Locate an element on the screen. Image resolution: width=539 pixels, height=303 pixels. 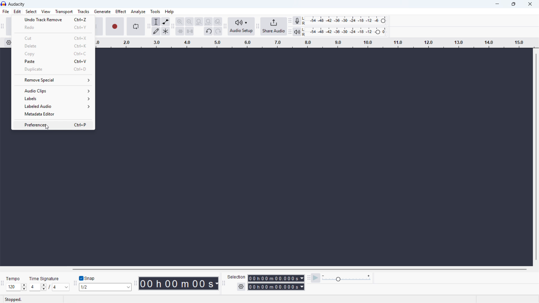
labeled audio is located at coordinates (53, 106).